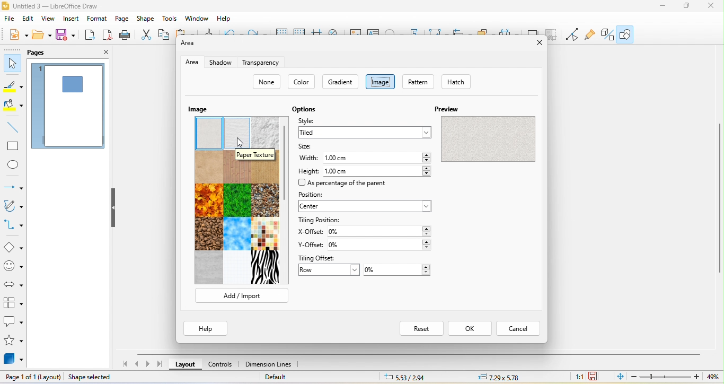 Image resolution: width=724 pixels, height=384 pixels. Describe the element at coordinates (287, 162) in the screenshot. I see `vertical scroll bar` at that location.